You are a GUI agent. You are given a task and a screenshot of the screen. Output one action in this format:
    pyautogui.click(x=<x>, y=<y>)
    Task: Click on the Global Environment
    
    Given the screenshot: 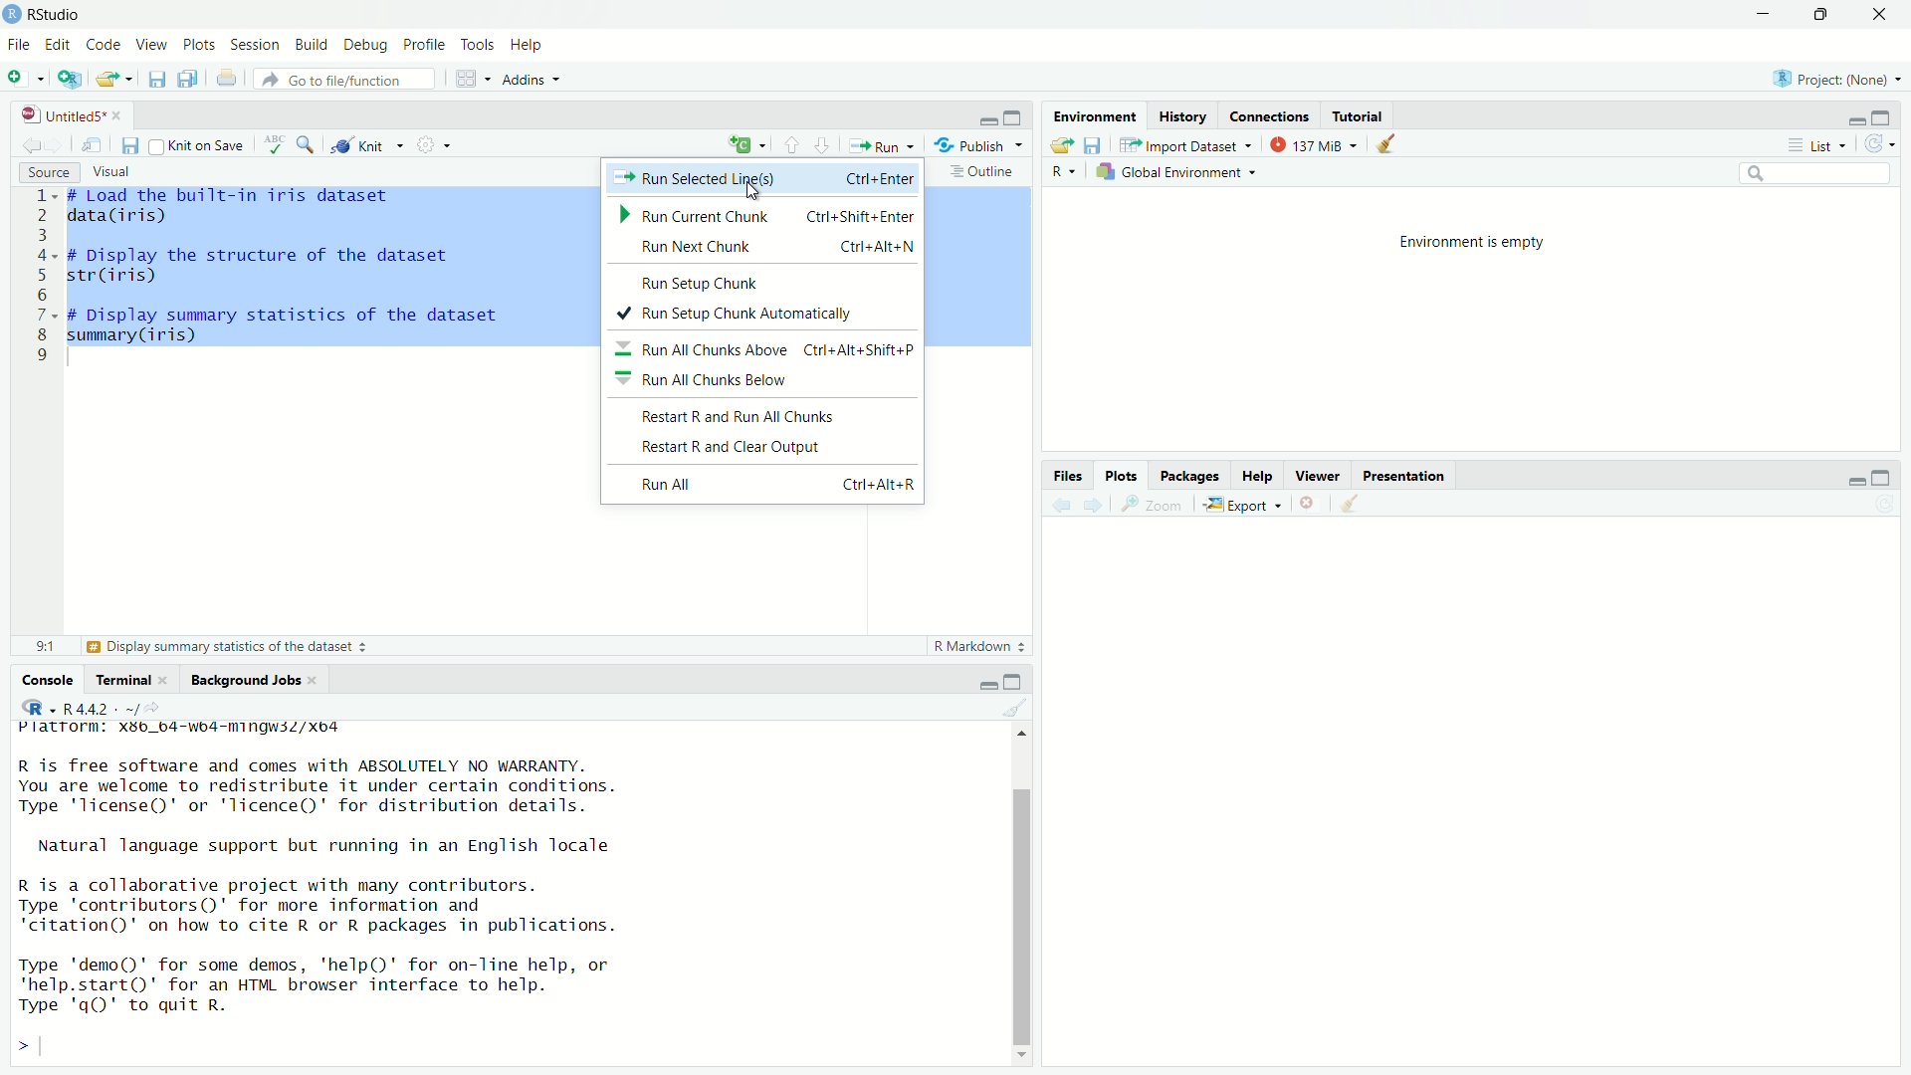 What is the action you would take?
    pyautogui.click(x=1174, y=172)
    